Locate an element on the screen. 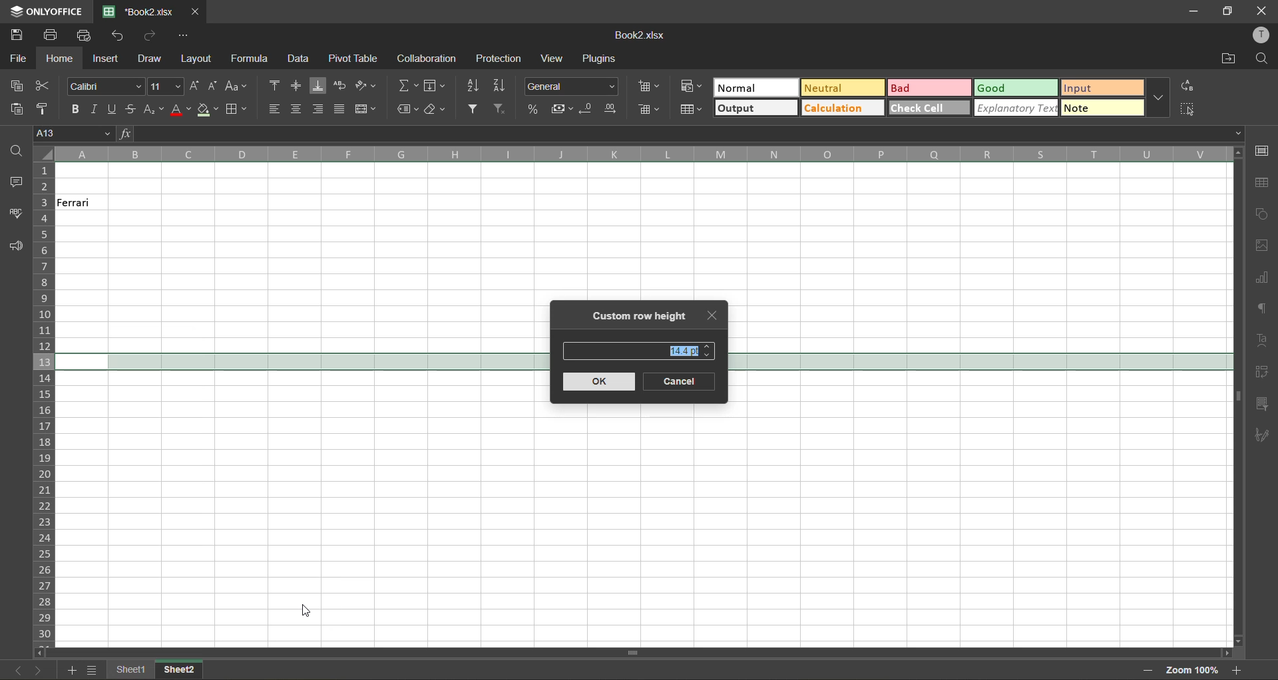  increase decimal is located at coordinates (613, 108).